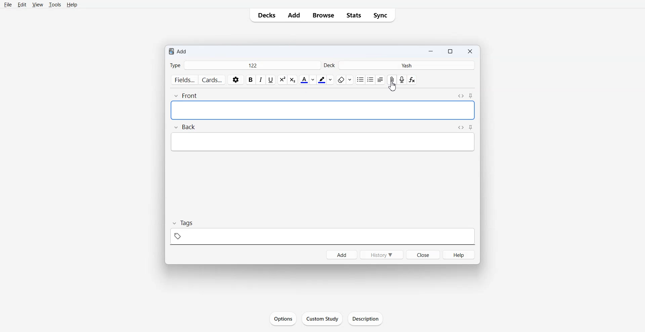  Describe the element at coordinates (380, 80) in the screenshot. I see `Alignment` at that location.